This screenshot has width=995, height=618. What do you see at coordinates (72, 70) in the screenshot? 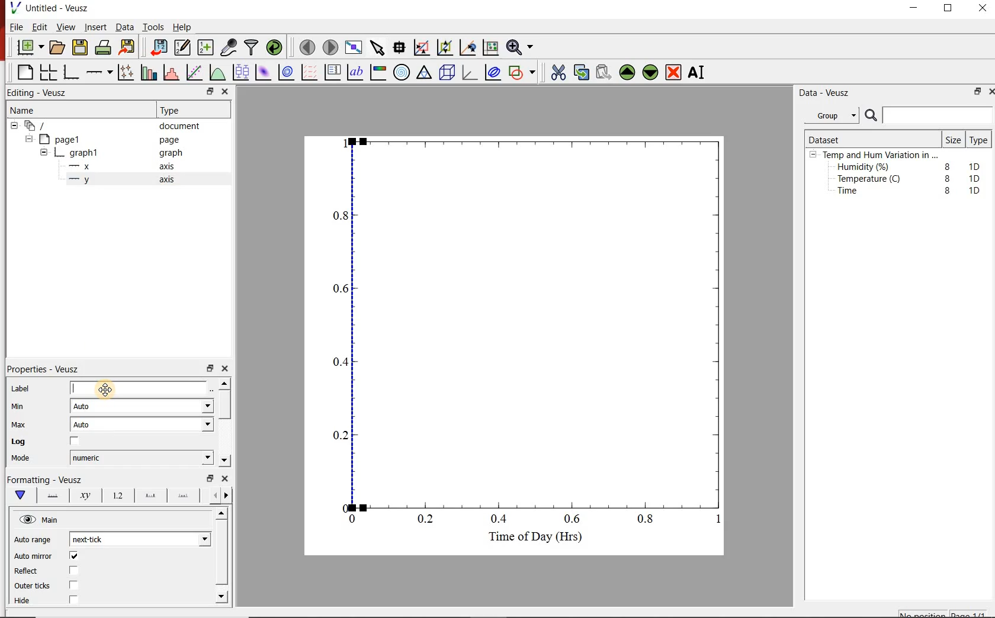
I see `base graph` at bounding box center [72, 70].